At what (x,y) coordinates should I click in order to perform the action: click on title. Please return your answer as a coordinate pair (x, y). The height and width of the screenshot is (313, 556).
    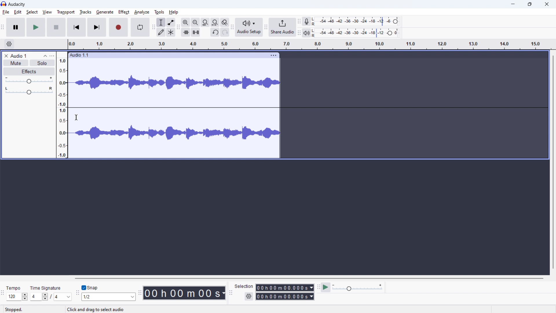
    Looking at the image, I should click on (17, 4).